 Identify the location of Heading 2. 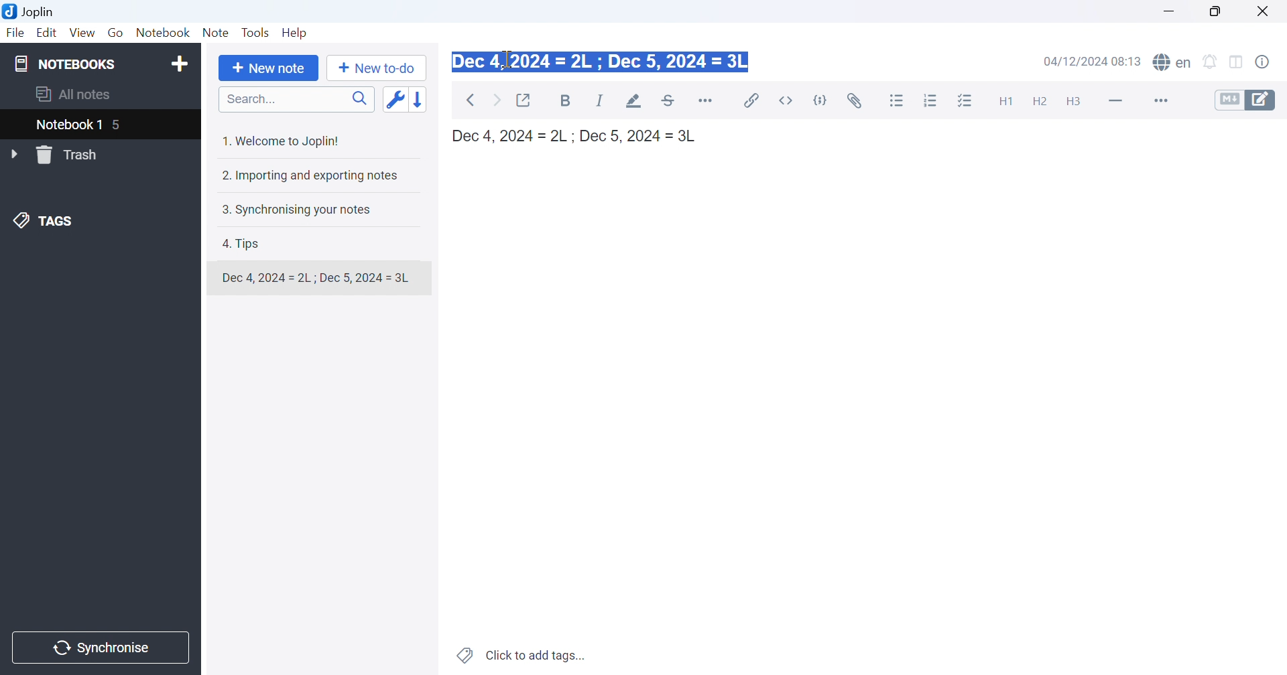
(1041, 100).